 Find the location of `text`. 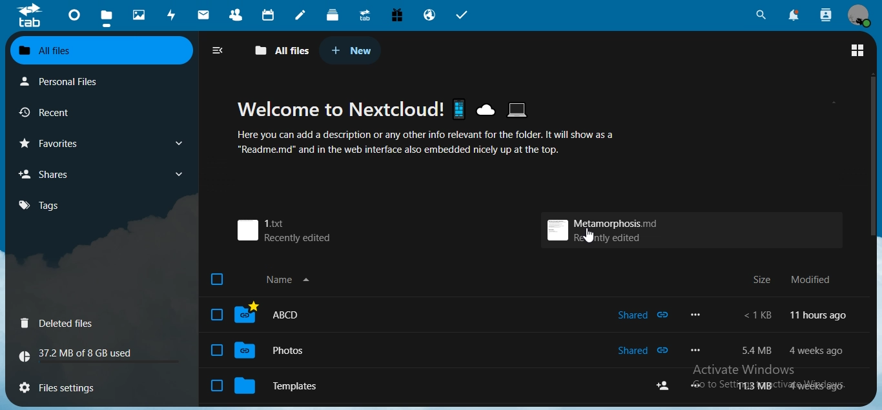

text is located at coordinates (795, 317).